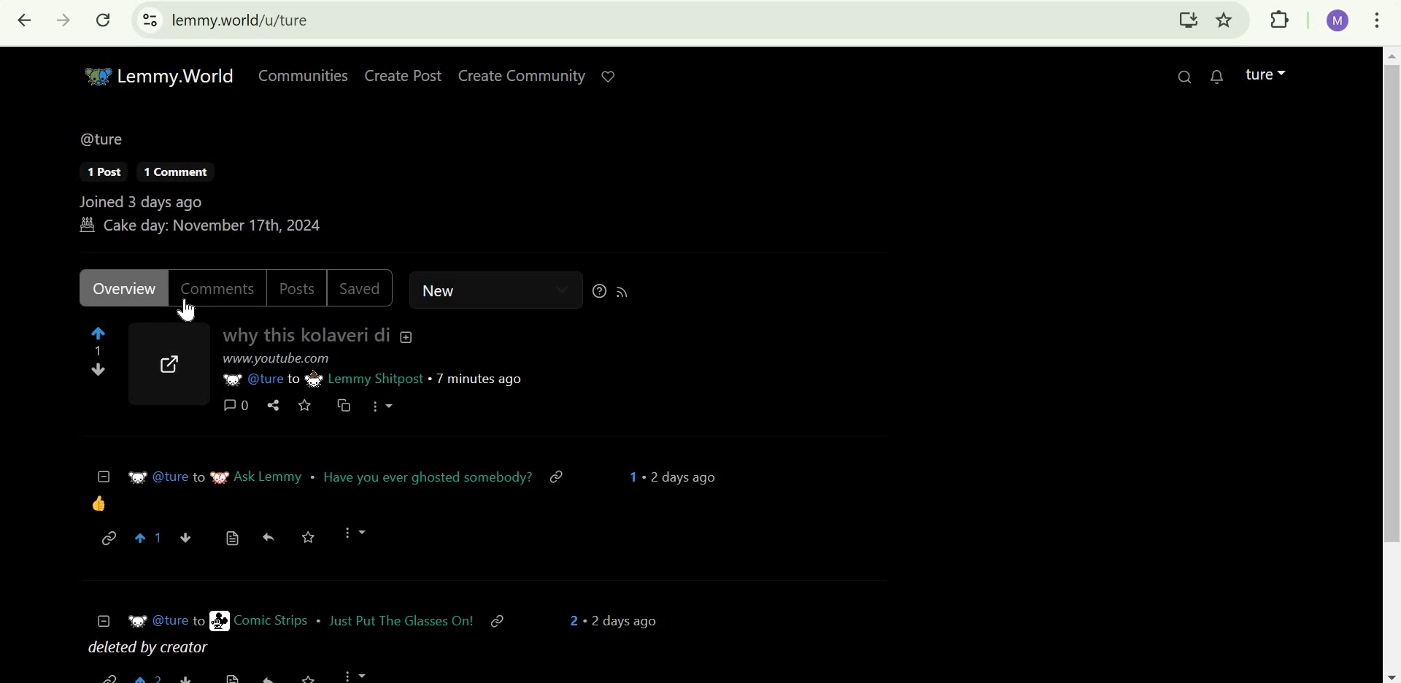 The height and width of the screenshot is (683, 1401). What do you see at coordinates (102, 136) in the screenshot?
I see `@ture` at bounding box center [102, 136].